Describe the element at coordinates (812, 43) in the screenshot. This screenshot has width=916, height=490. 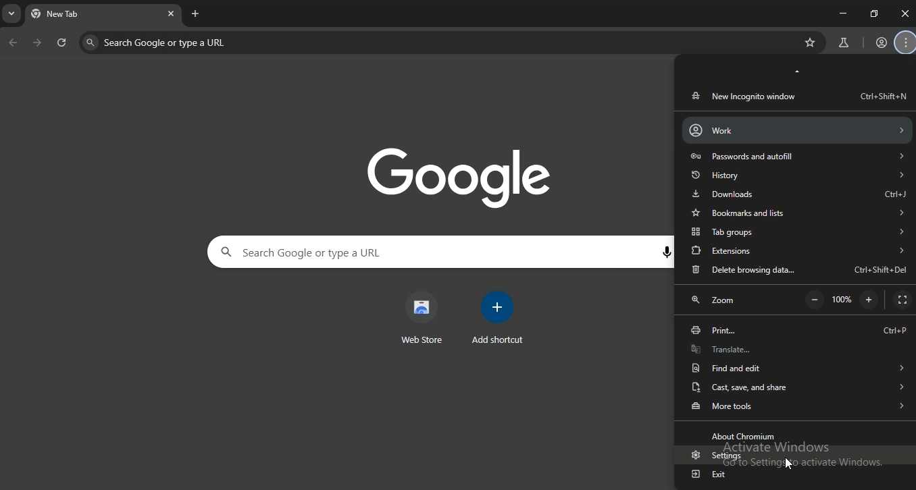
I see `bookmark this tab` at that location.